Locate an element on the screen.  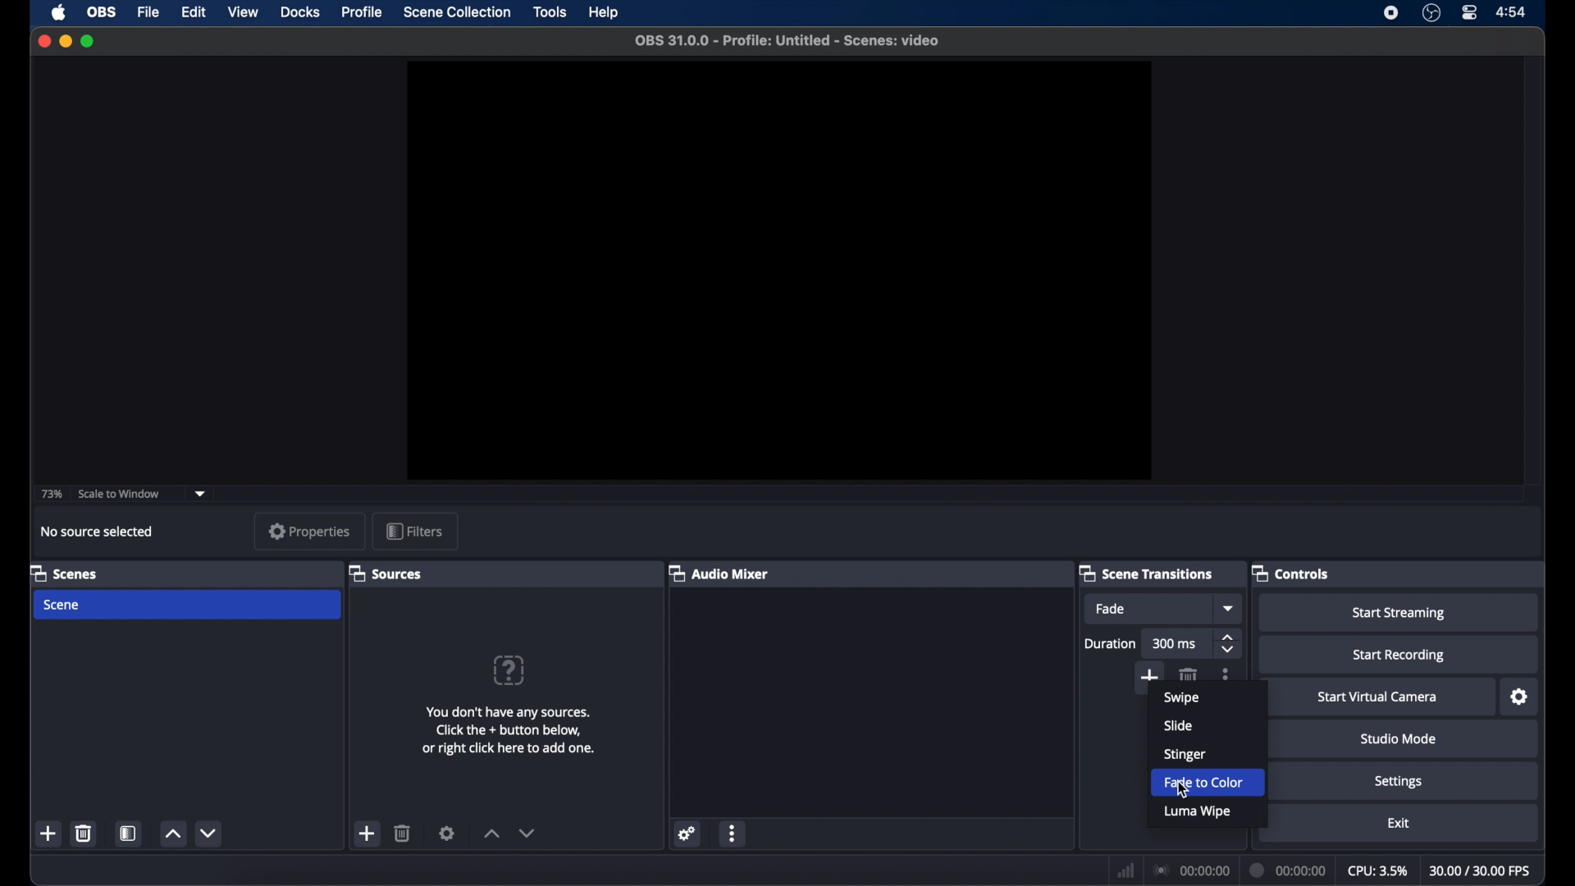
audio mixer is located at coordinates (719, 573).